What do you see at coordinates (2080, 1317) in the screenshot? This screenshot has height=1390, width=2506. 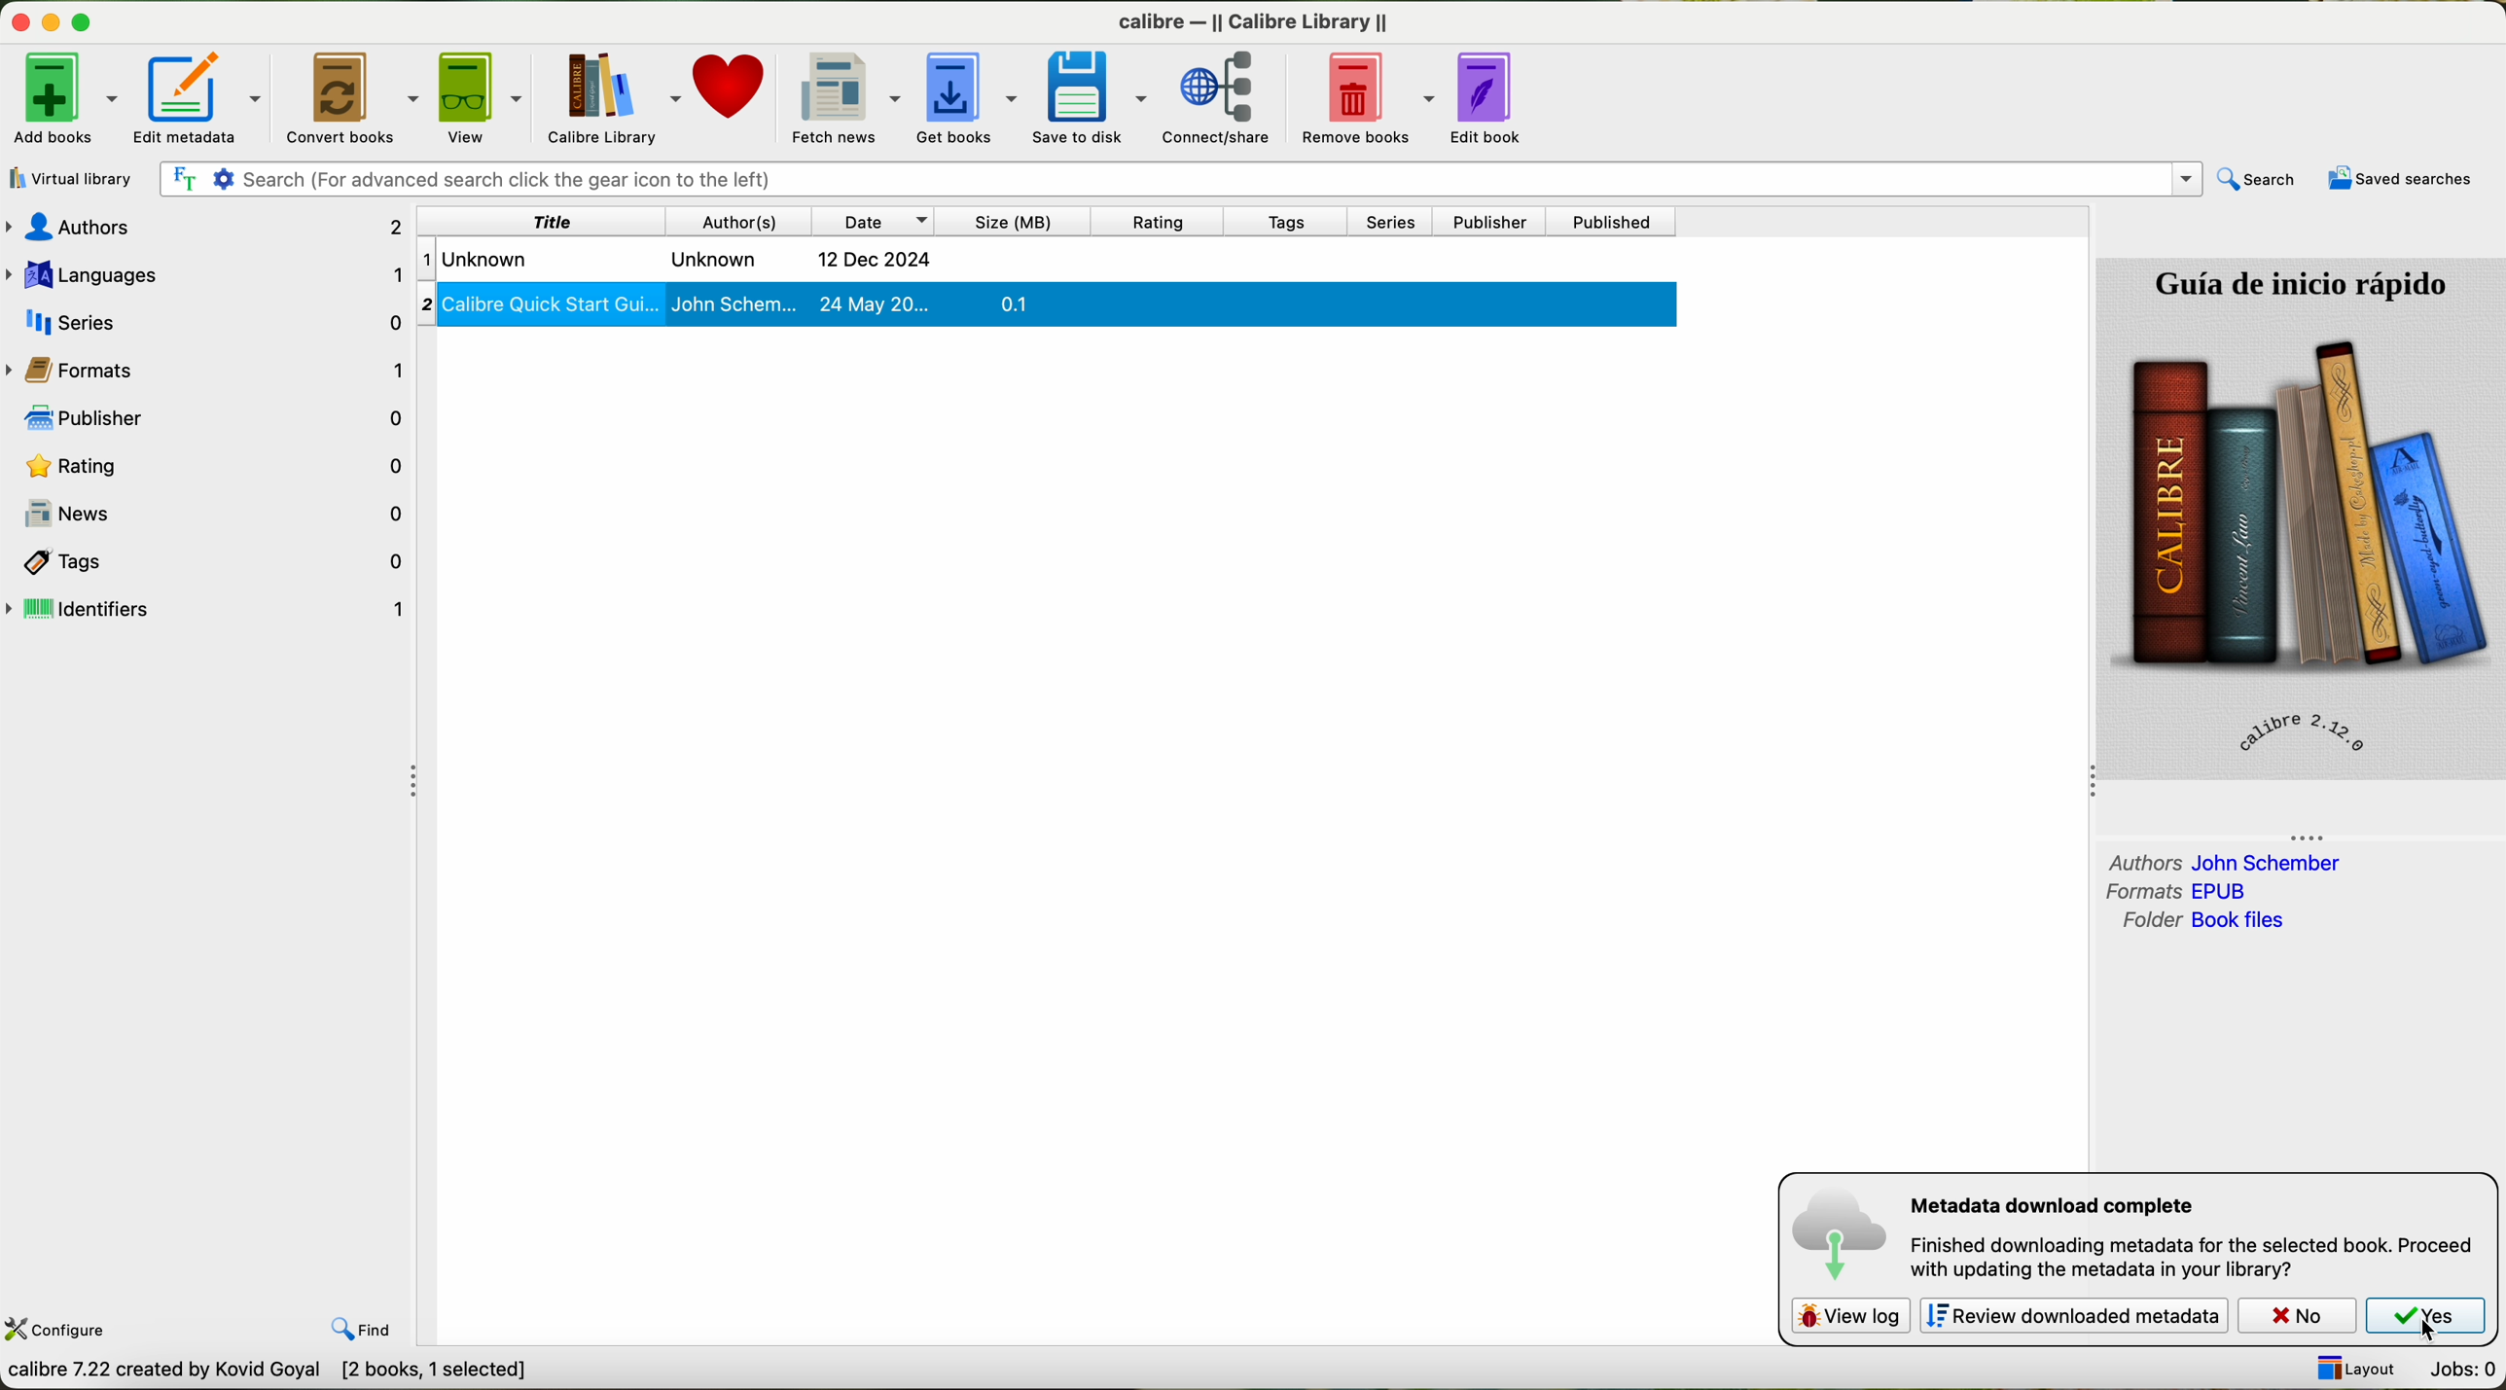 I see `review download metadata` at bounding box center [2080, 1317].